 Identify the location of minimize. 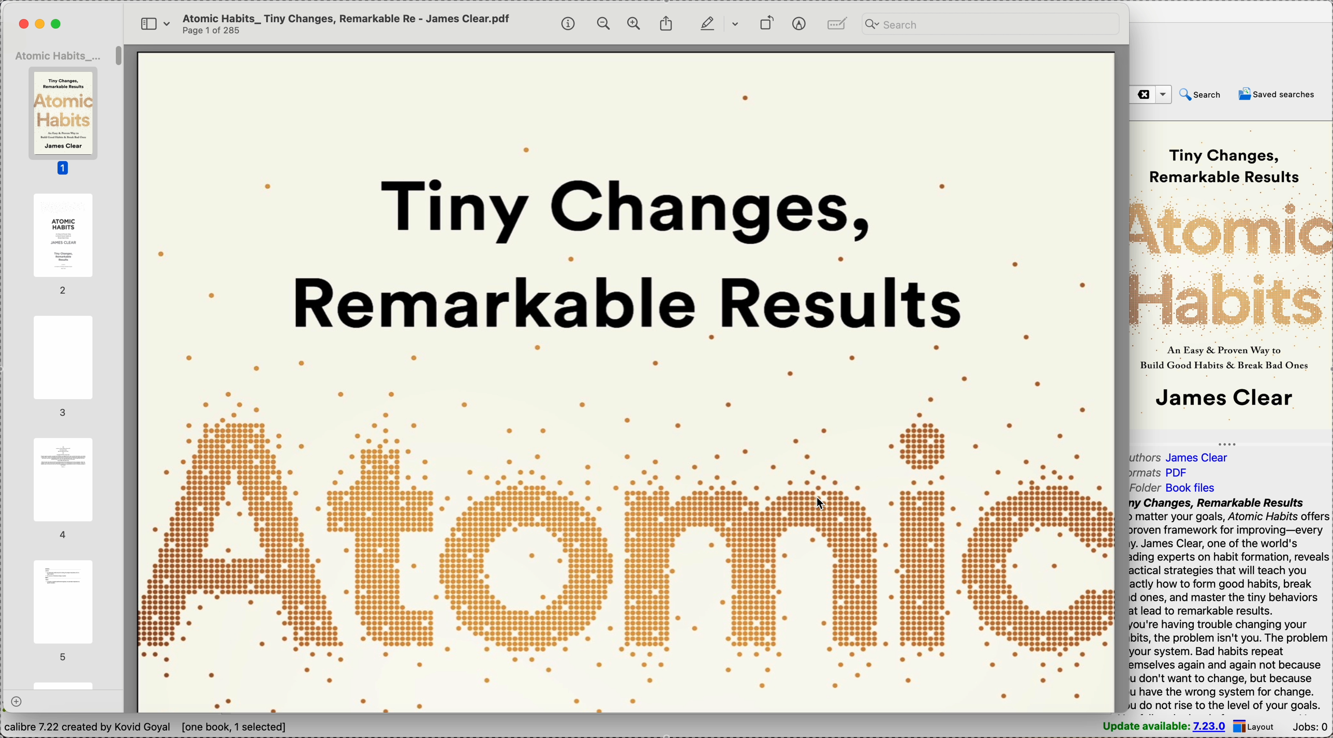
(42, 24).